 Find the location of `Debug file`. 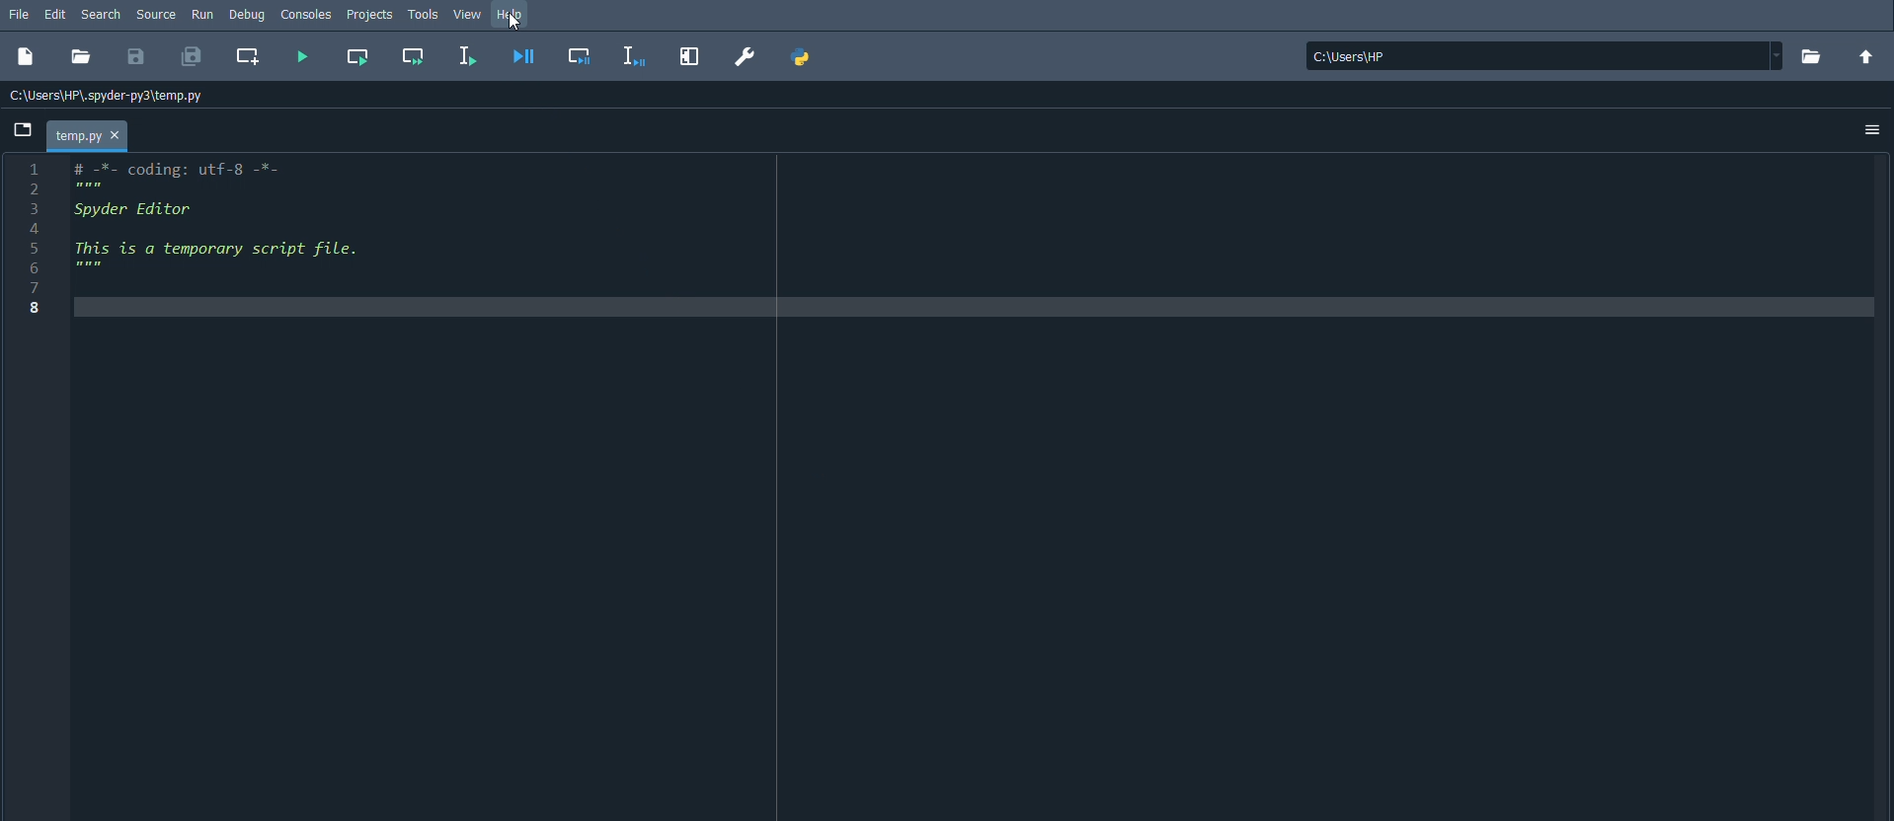

Debug file is located at coordinates (524, 54).